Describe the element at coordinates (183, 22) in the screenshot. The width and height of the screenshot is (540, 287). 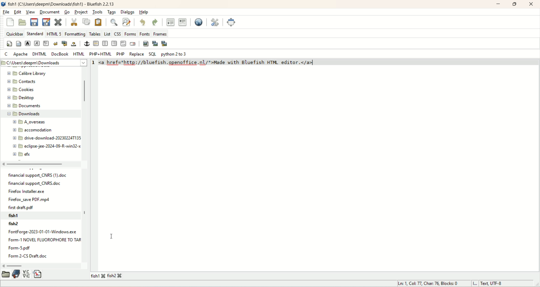
I see `indent` at that location.